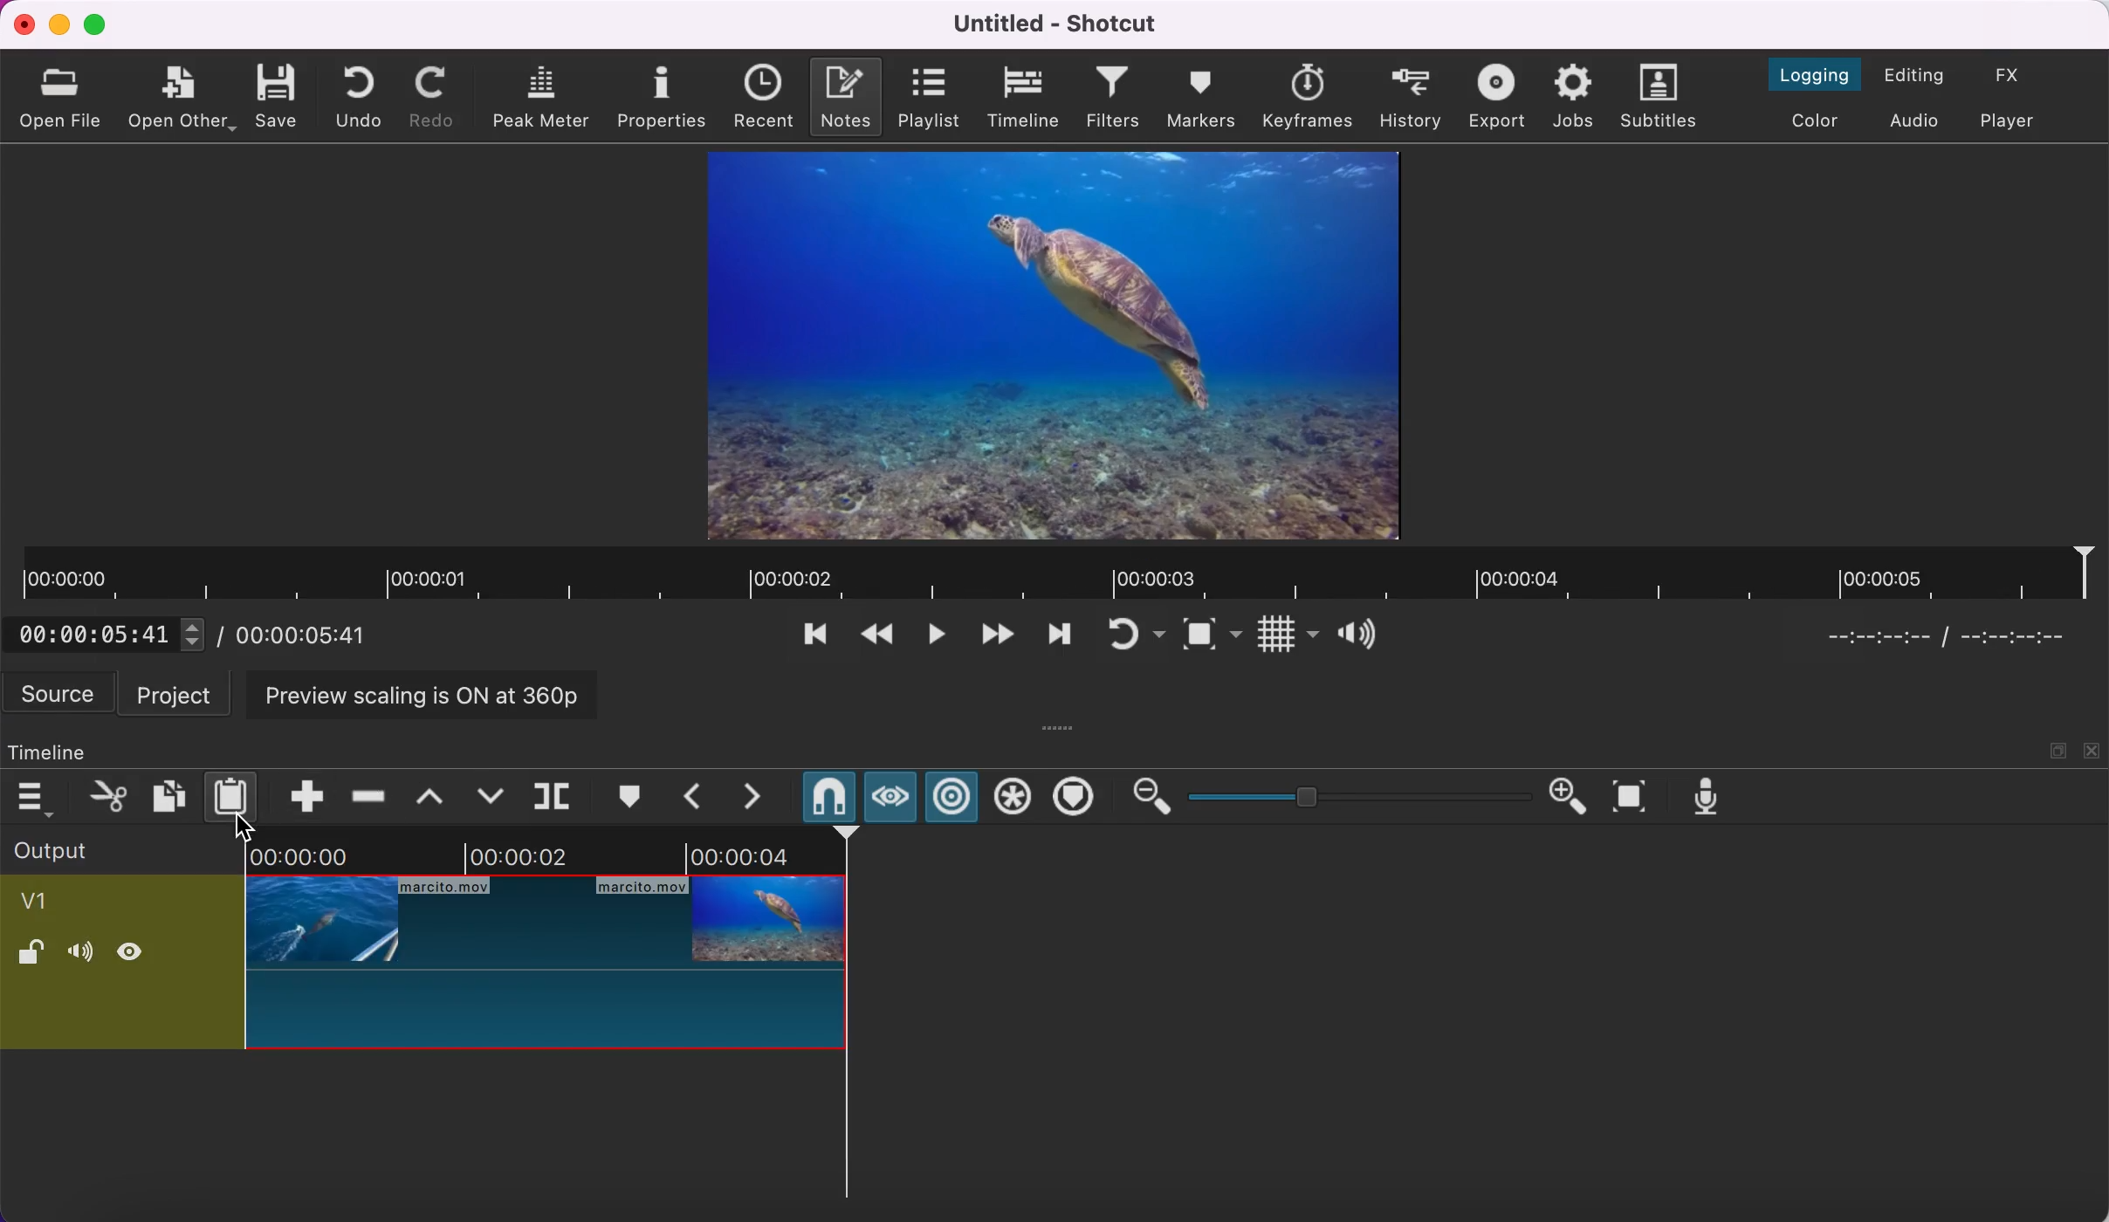 Image resolution: width=2109 pixels, height=1222 pixels. What do you see at coordinates (1310, 95) in the screenshot?
I see `keyframes` at bounding box center [1310, 95].